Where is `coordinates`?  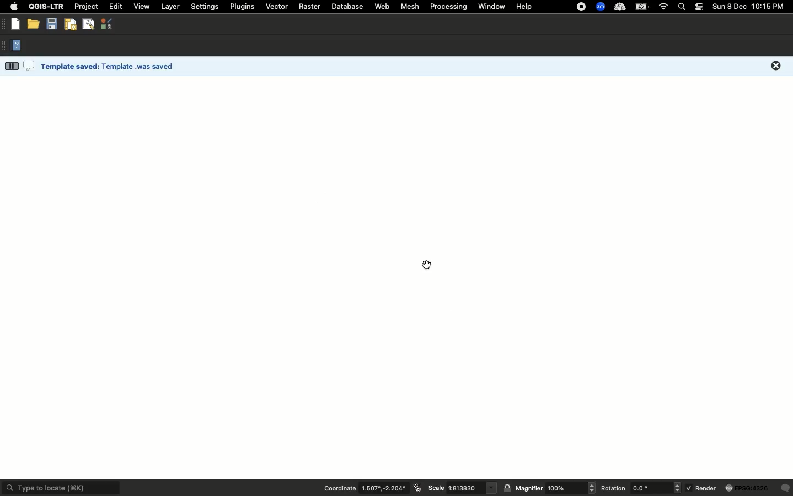 coordinates is located at coordinates (383, 489).